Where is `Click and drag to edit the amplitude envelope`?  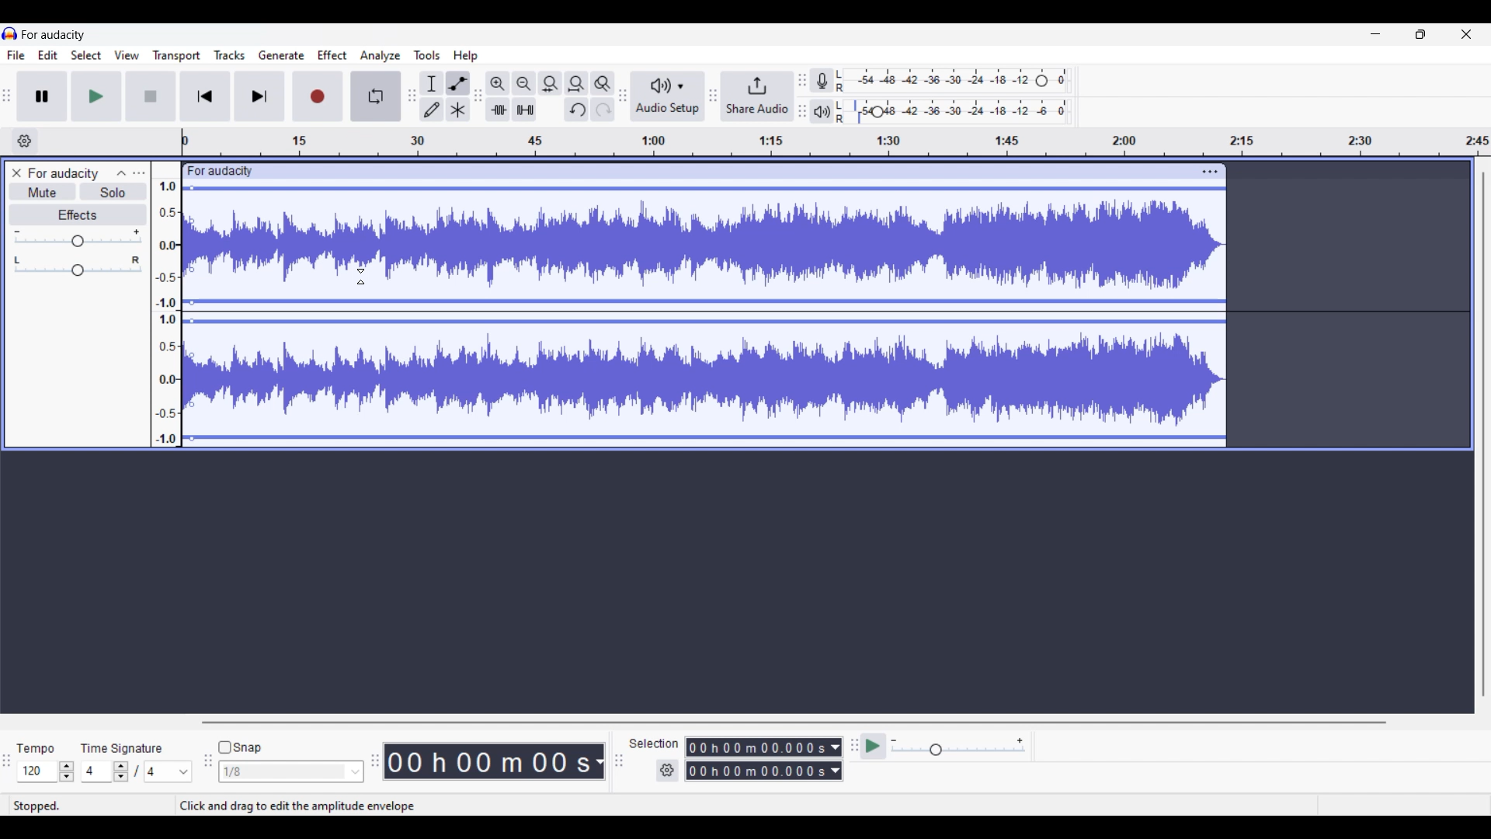
Click and drag to edit the amplitude envelope is located at coordinates (295, 806).